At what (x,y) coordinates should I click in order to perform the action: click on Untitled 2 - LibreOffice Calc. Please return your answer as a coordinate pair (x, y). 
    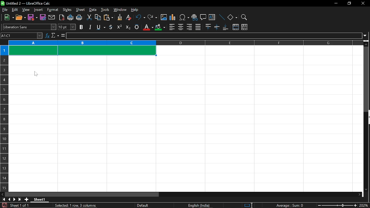
    Looking at the image, I should click on (26, 3).